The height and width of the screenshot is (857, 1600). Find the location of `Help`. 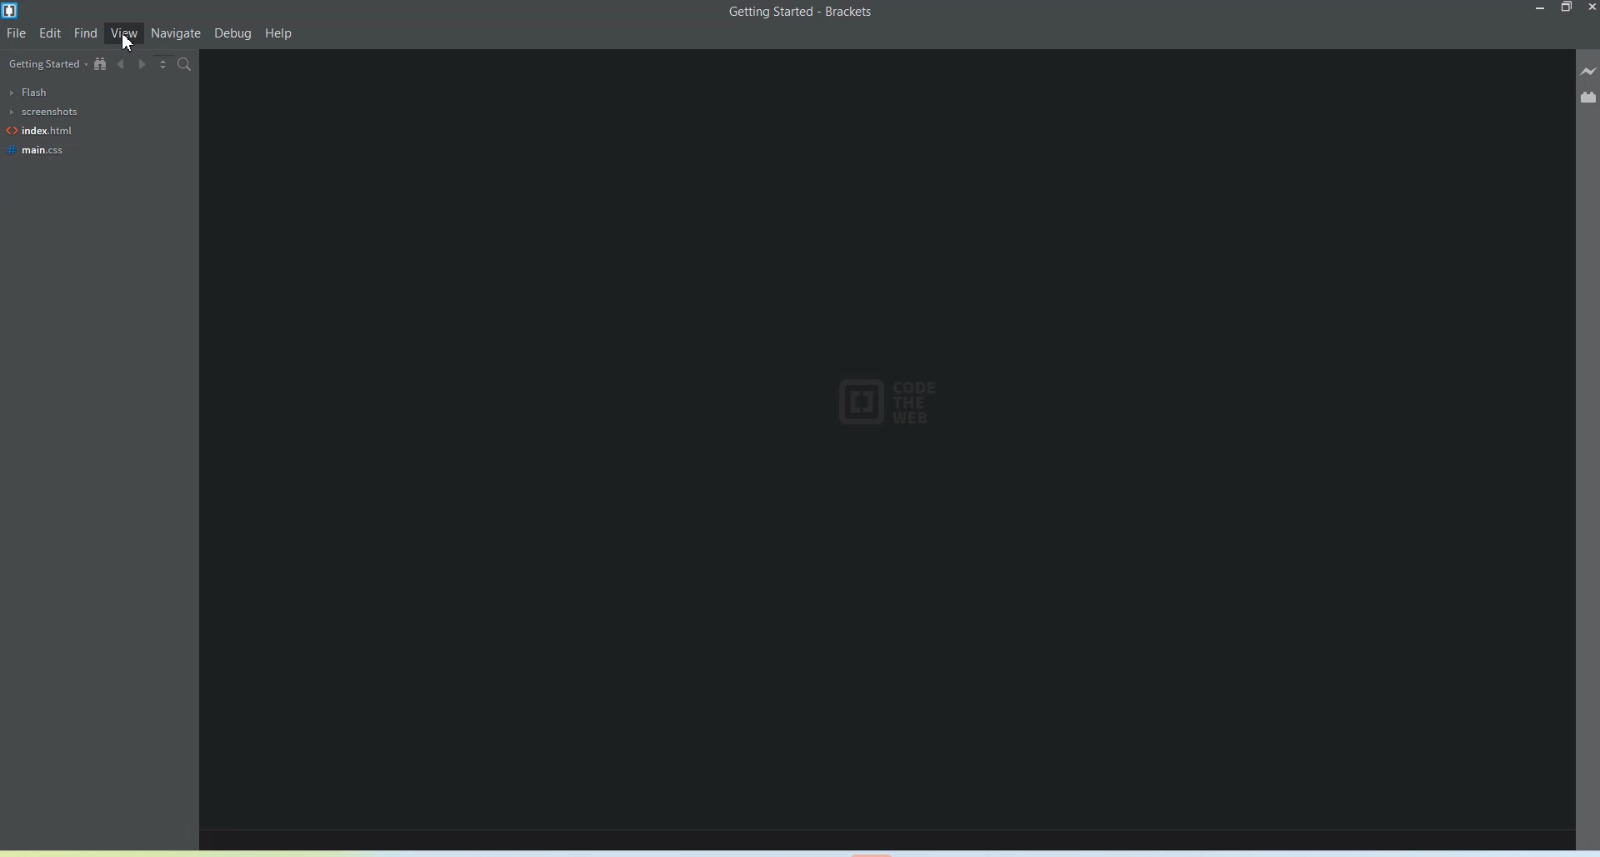

Help is located at coordinates (279, 34).